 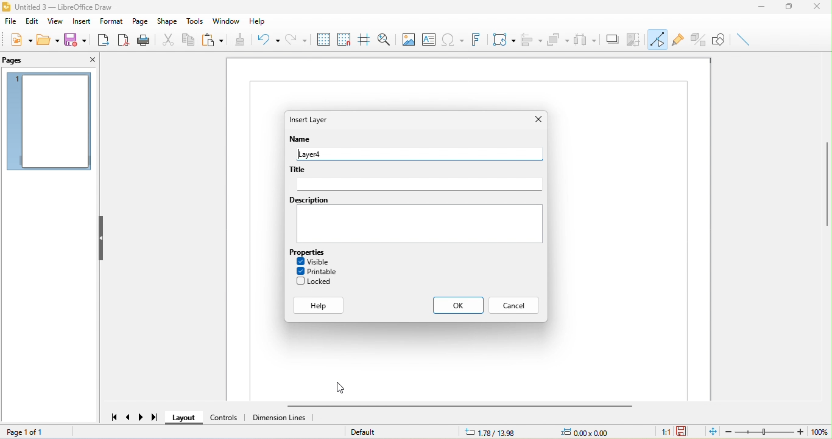 I want to click on arrange, so click(x=559, y=39).